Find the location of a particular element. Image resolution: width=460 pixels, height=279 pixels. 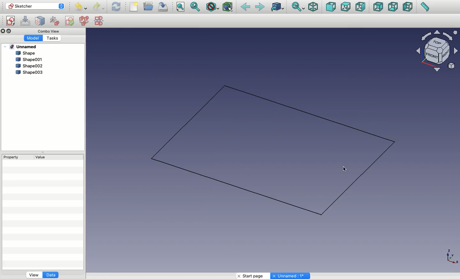

Shape is located at coordinates (27, 53).